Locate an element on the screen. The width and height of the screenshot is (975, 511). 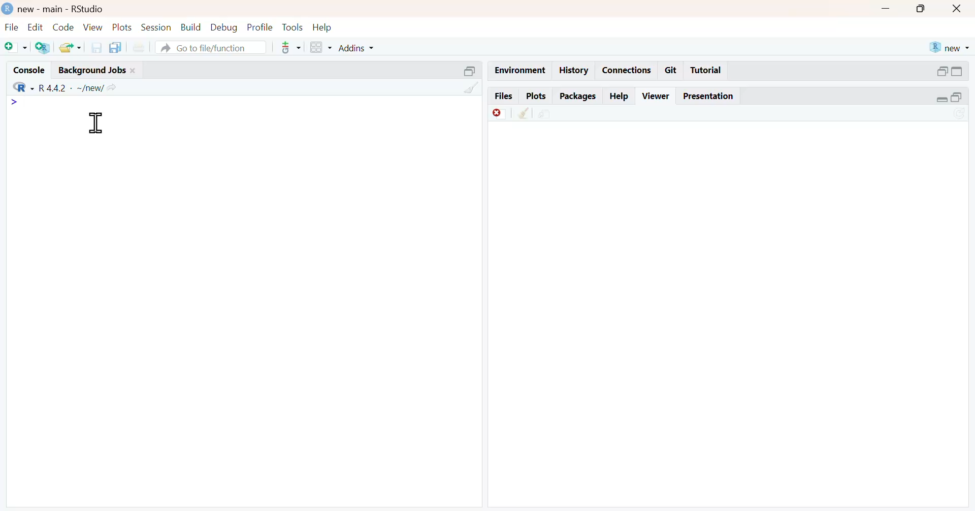
logo is located at coordinates (6, 8).